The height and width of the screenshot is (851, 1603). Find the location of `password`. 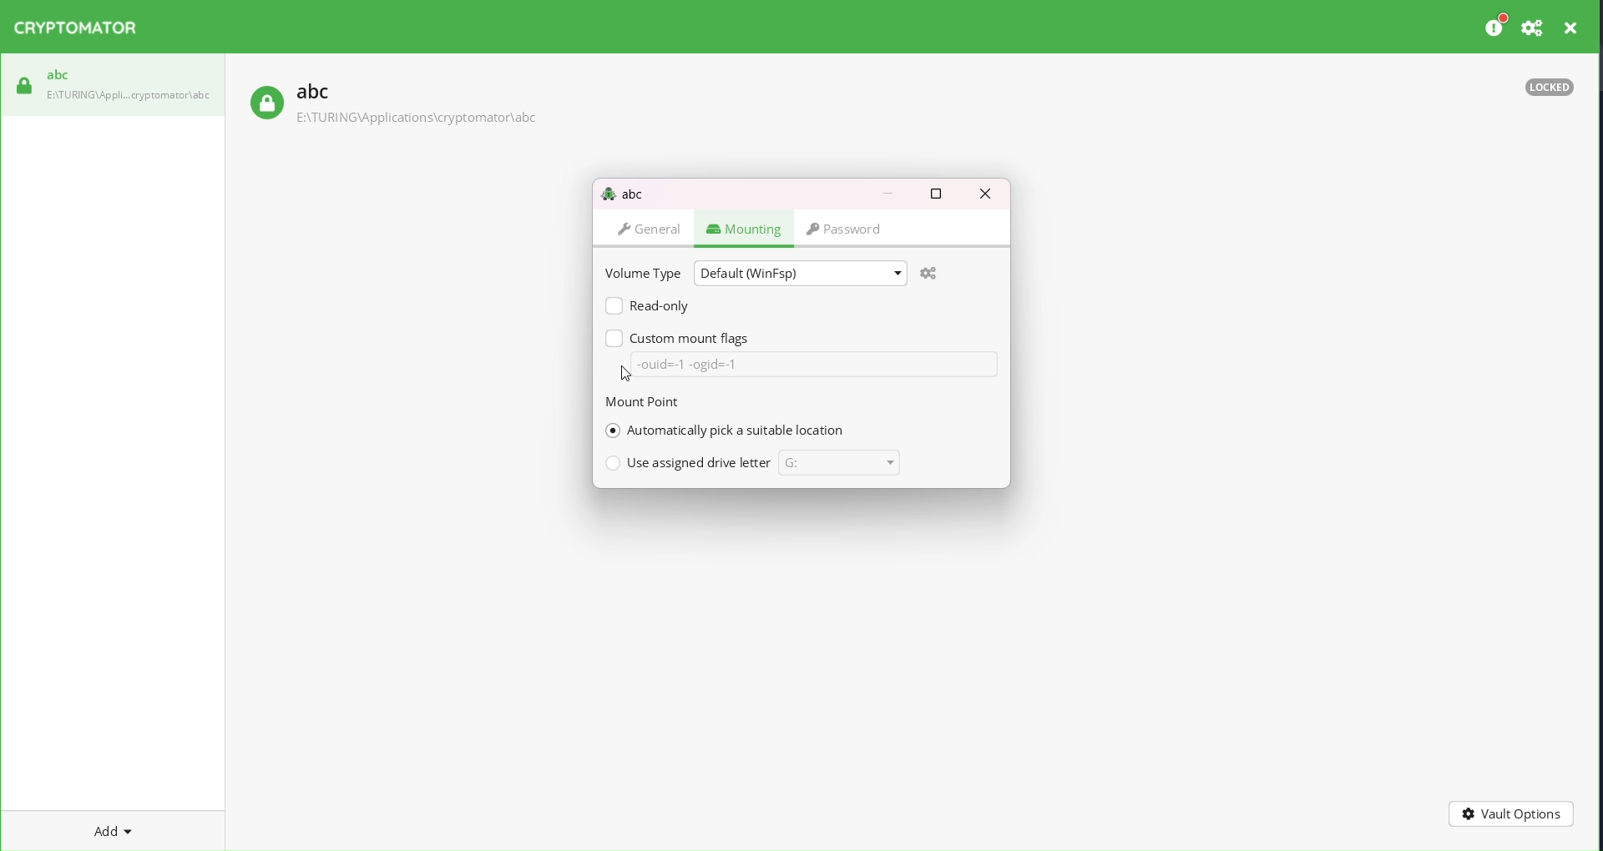

password is located at coordinates (855, 228).